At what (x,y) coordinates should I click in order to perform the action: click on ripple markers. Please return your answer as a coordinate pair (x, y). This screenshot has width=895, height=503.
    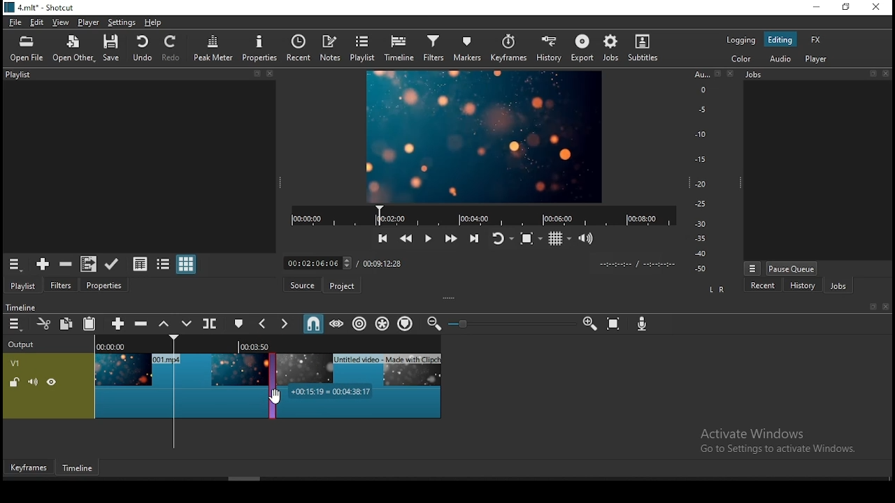
    Looking at the image, I should click on (406, 324).